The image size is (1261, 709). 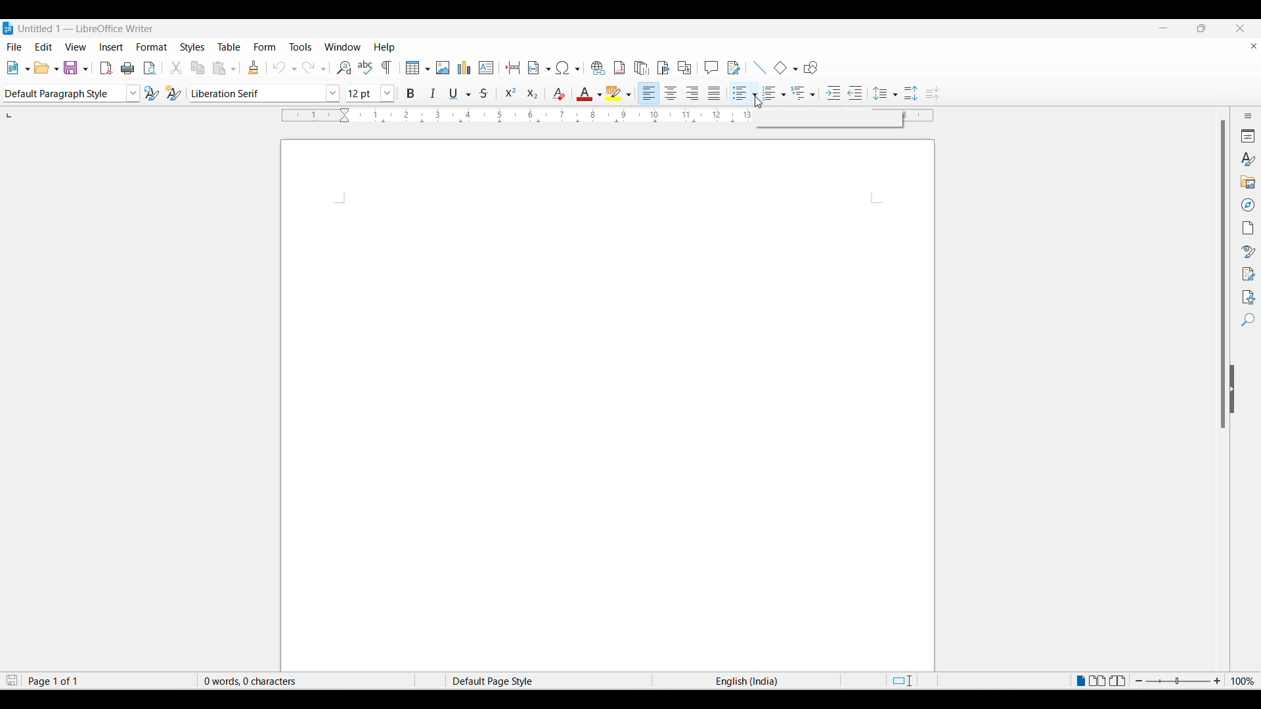 What do you see at coordinates (231, 46) in the screenshot?
I see `Table` at bounding box center [231, 46].